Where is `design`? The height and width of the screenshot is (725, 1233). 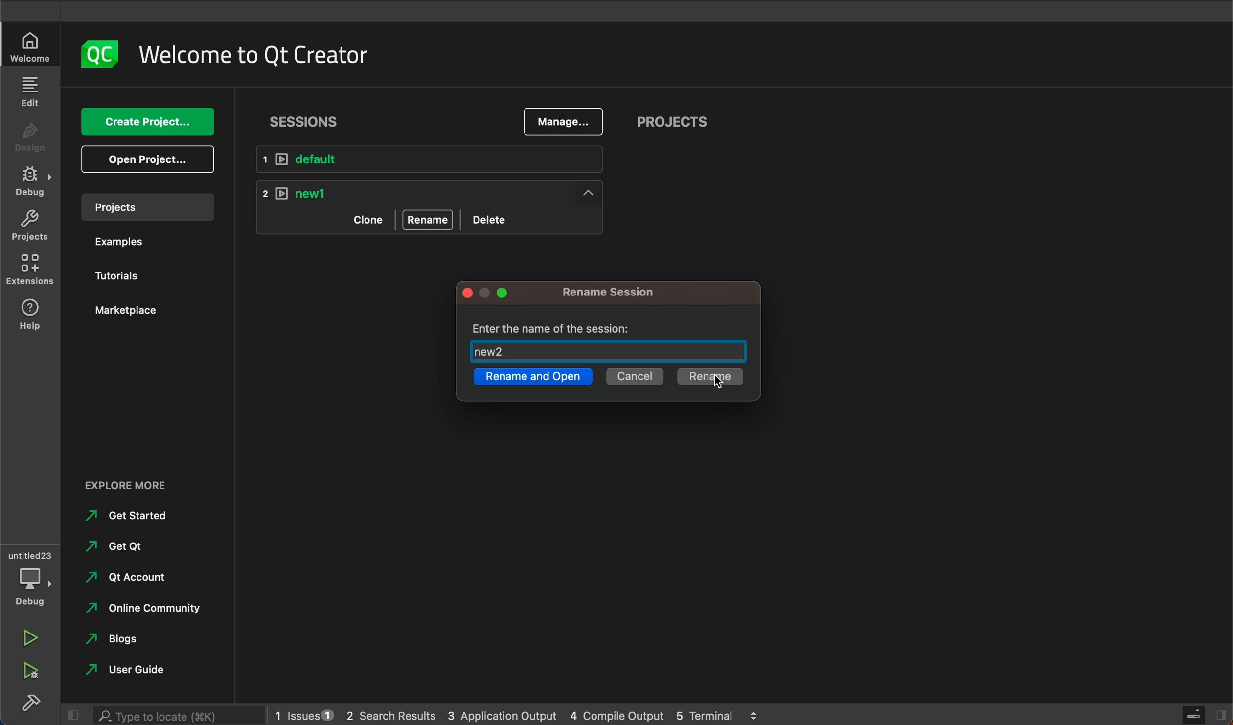
design is located at coordinates (30, 140).